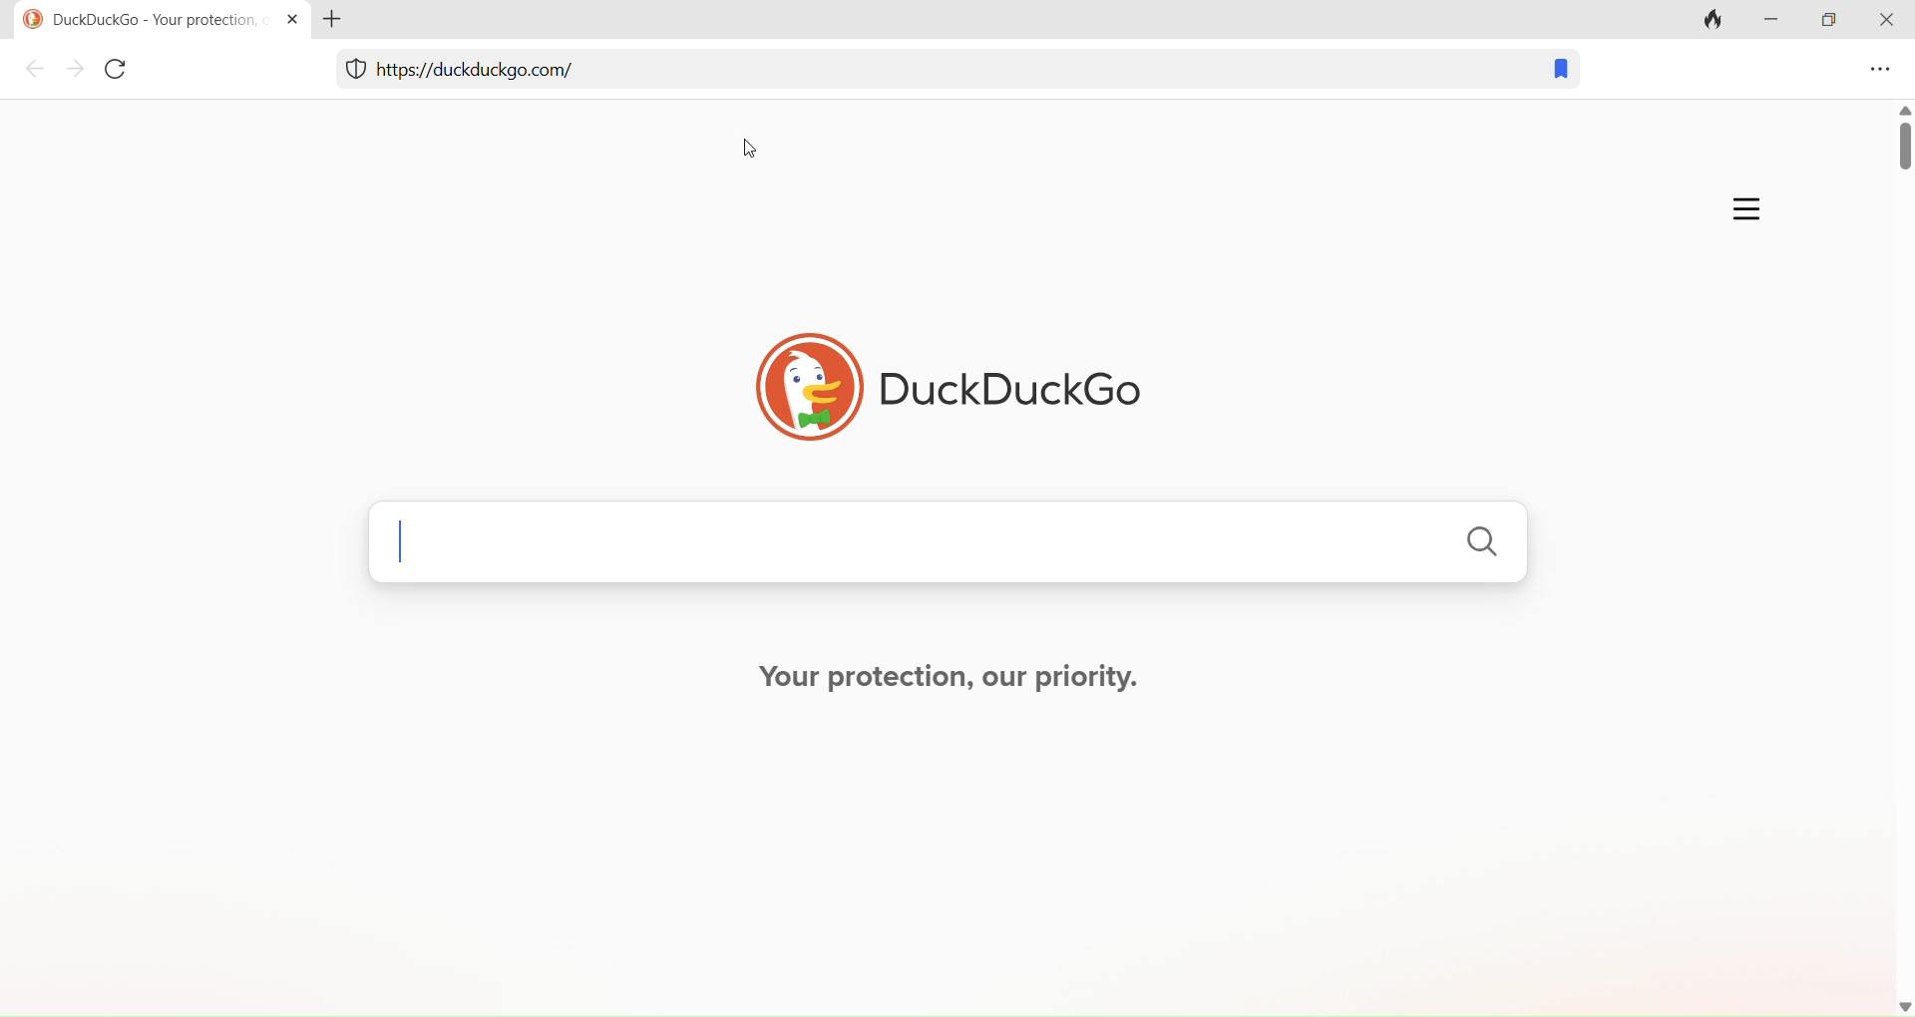 Image resolution: width=1915 pixels, height=1017 pixels. Describe the element at coordinates (121, 74) in the screenshot. I see `reload` at that location.